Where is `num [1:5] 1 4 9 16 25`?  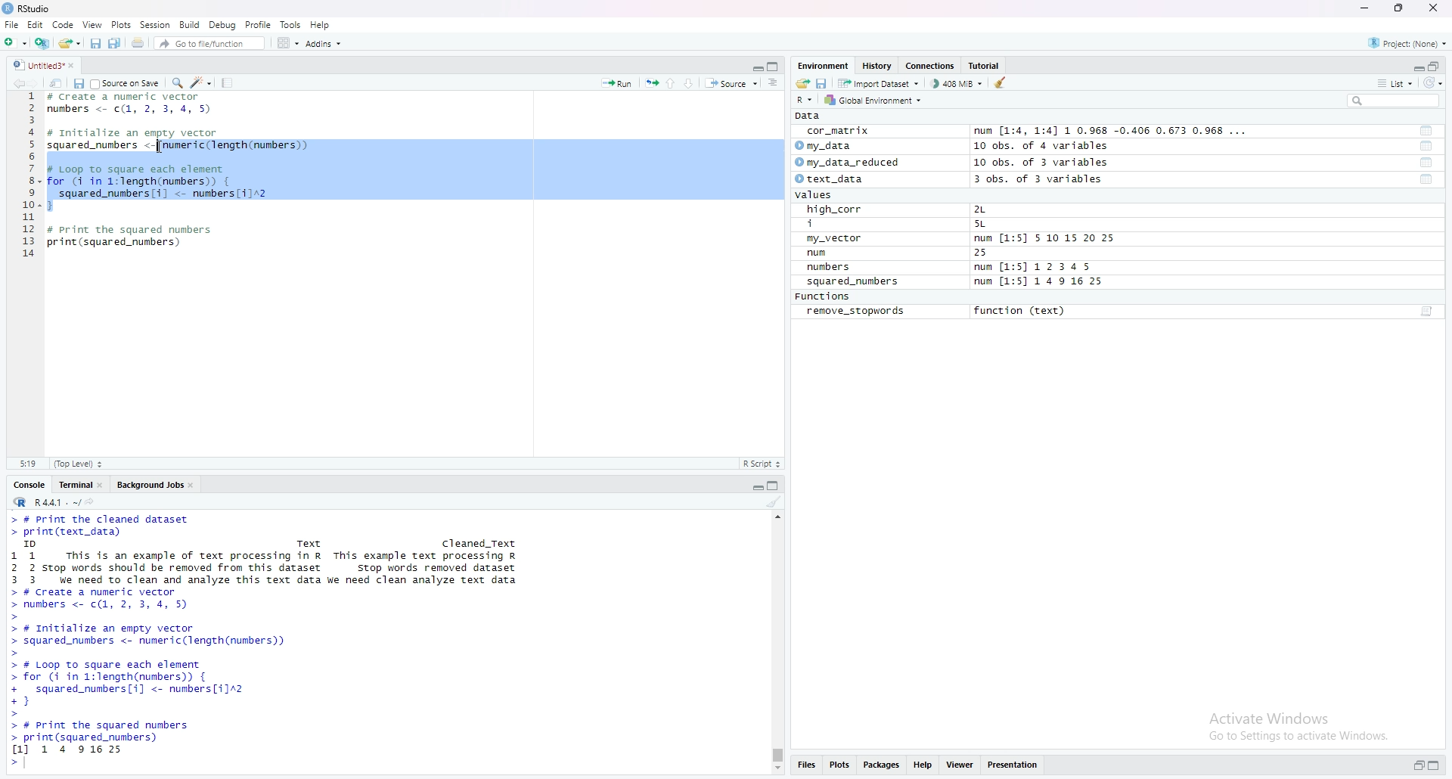 num [1:5] 1 4 9 16 25 is located at coordinates (1040, 282).